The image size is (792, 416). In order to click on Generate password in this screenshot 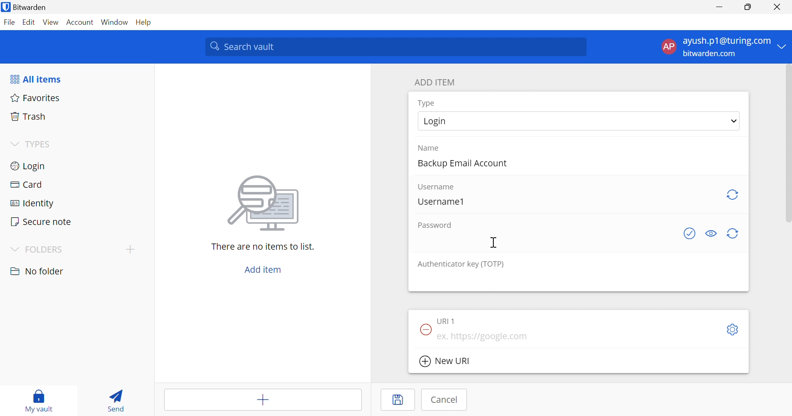, I will do `click(735, 234)`.